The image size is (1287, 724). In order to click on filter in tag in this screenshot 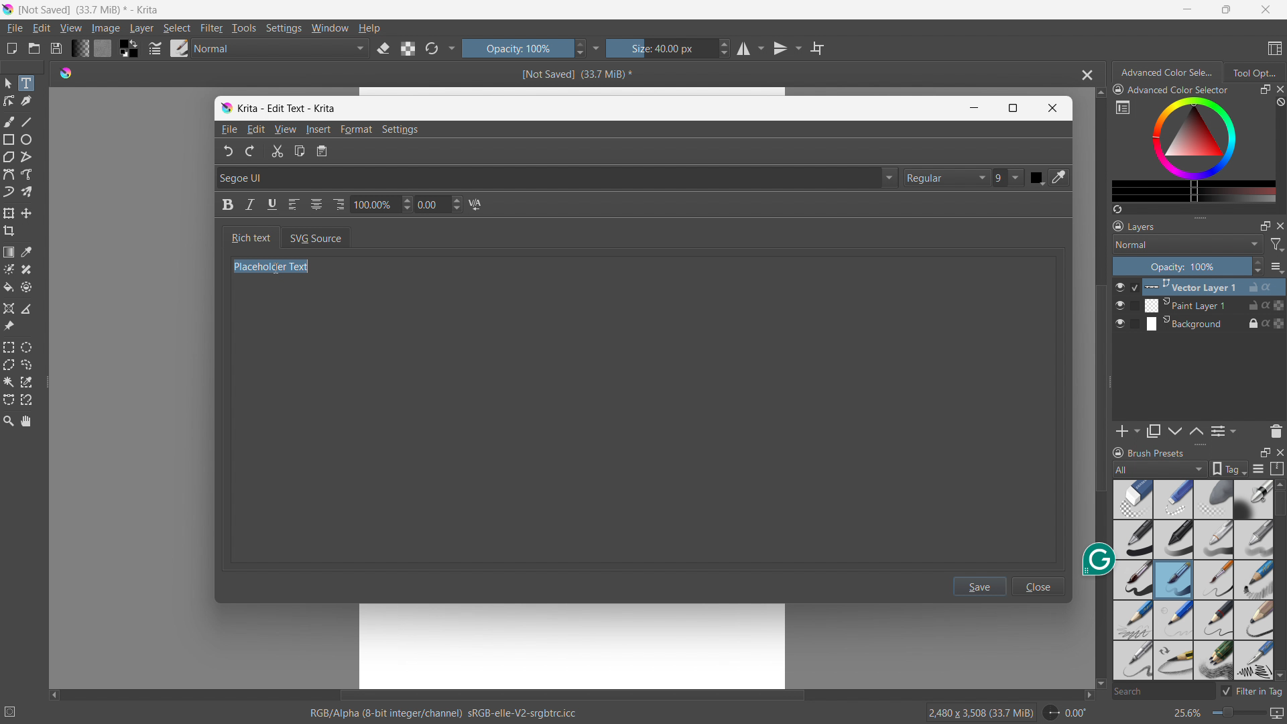, I will do `click(1251, 689)`.